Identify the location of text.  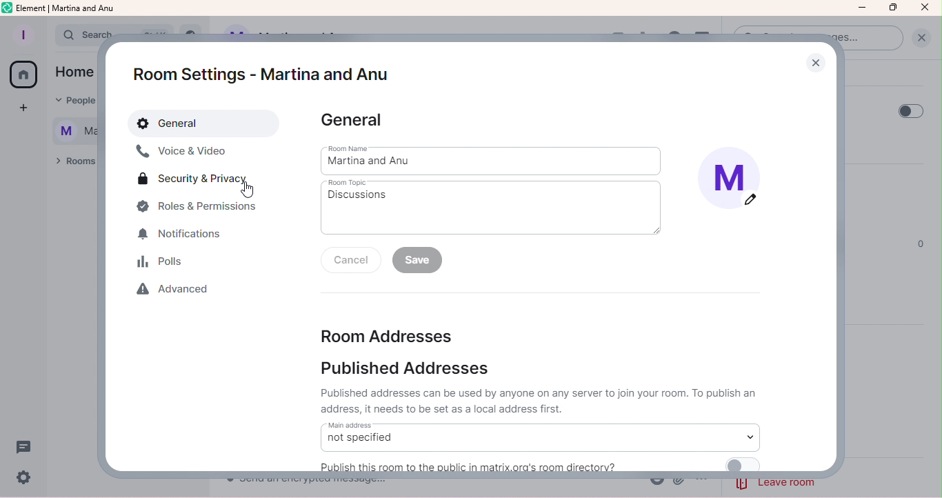
(79, 115).